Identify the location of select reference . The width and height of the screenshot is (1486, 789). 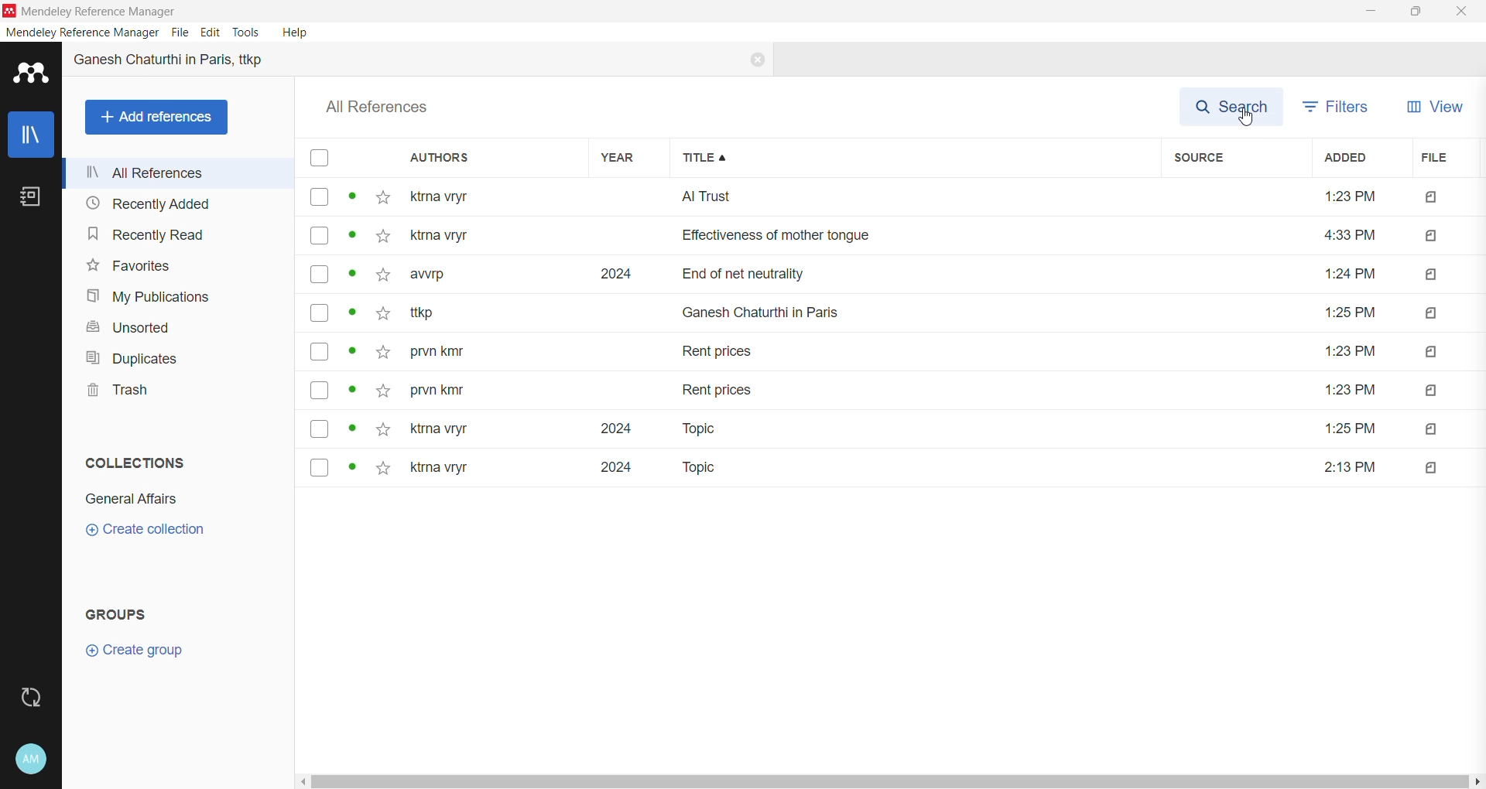
(319, 196).